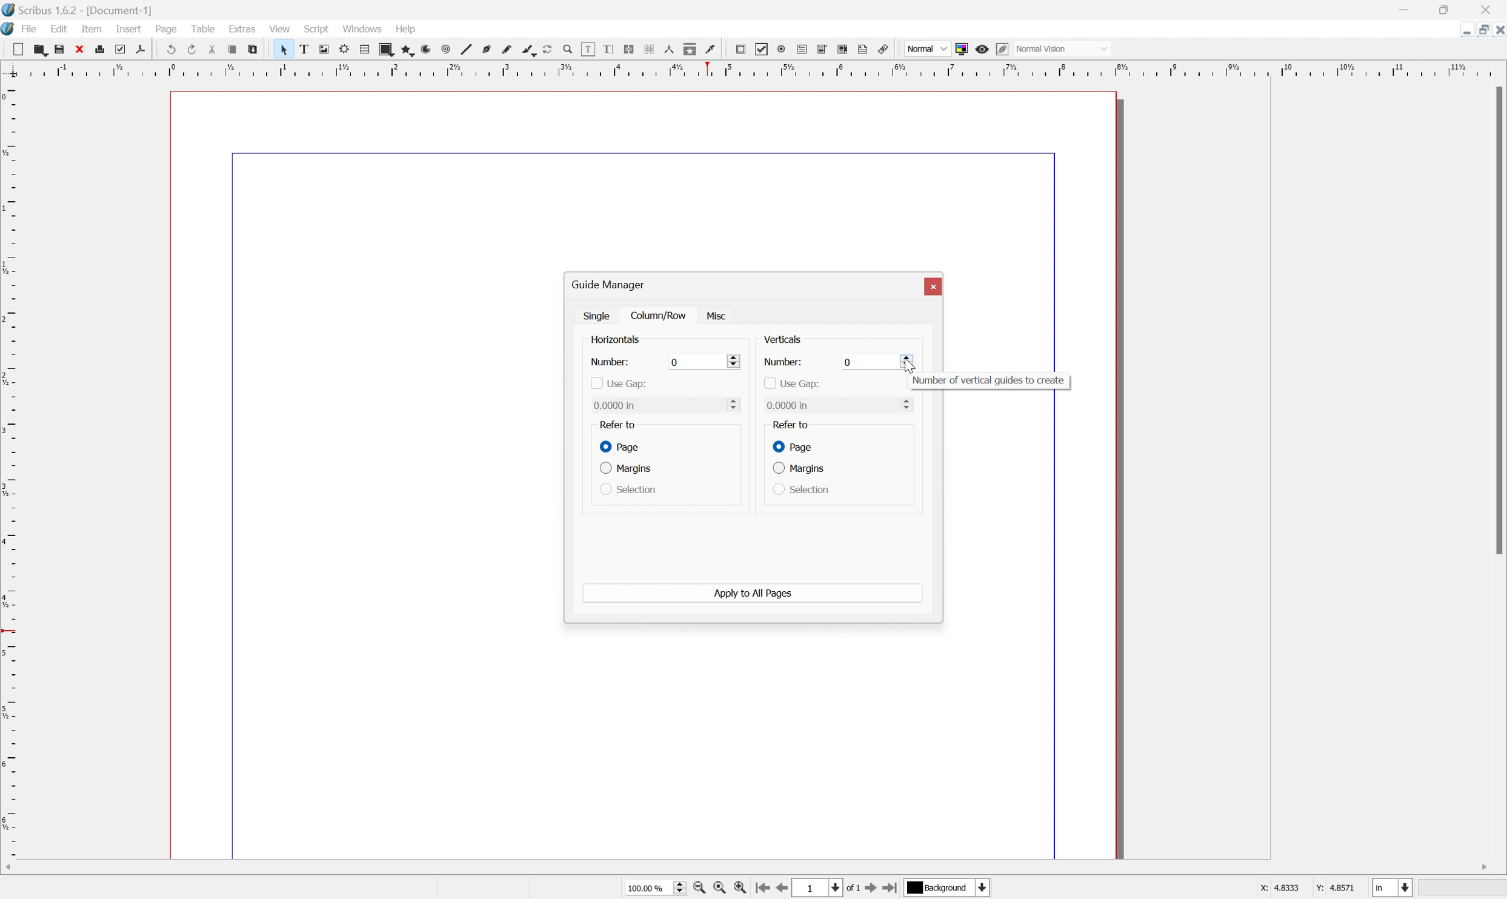  I want to click on spiral, so click(445, 49).